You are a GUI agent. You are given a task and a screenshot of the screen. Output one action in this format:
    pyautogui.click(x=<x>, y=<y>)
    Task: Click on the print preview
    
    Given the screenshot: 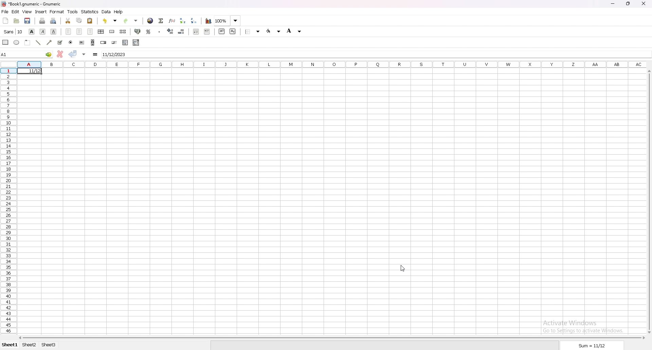 What is the action you would take?
    pyautogui.click(x=54, y=21)
    